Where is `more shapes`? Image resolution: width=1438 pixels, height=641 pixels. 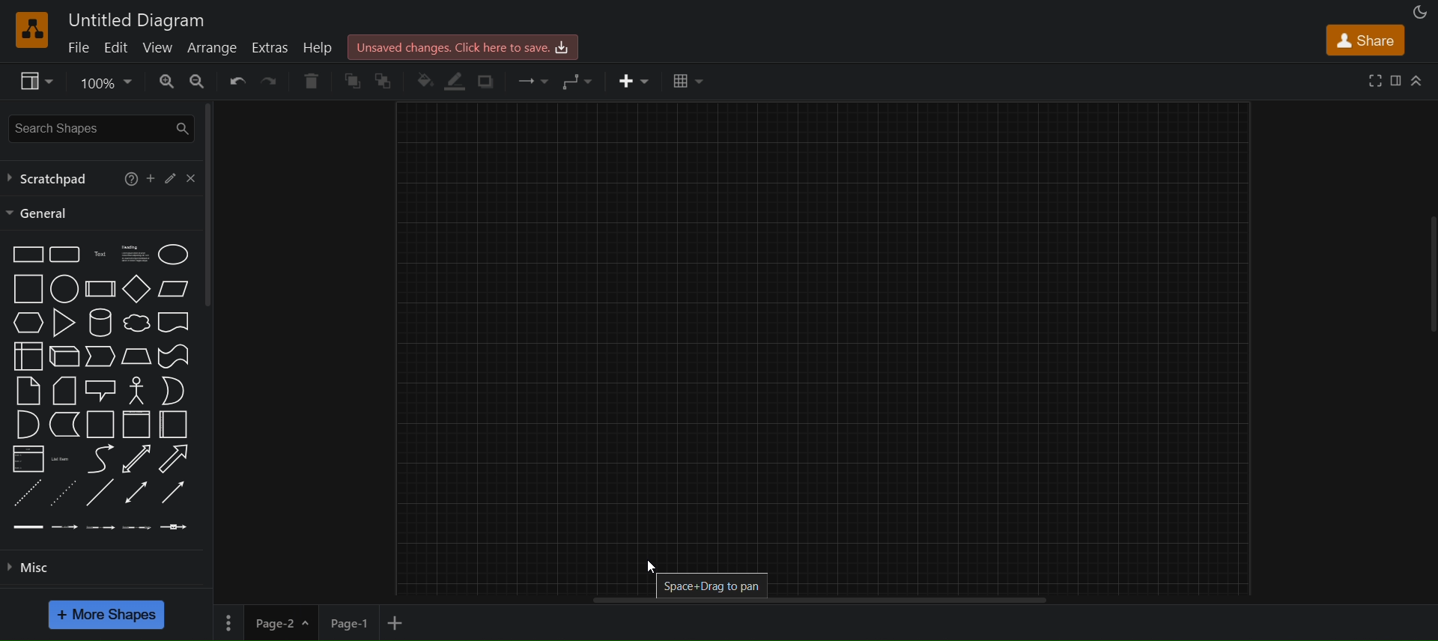
more shapes is located at coordinates (108, 614).